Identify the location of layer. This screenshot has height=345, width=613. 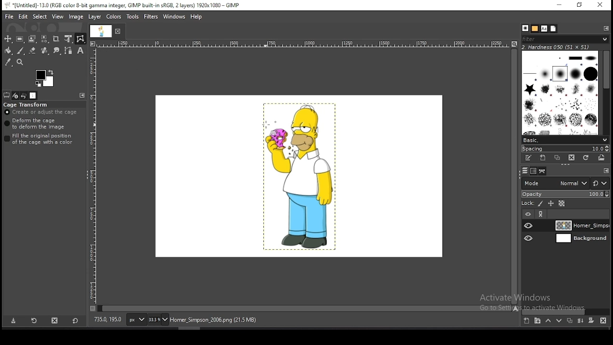
(581, 226).